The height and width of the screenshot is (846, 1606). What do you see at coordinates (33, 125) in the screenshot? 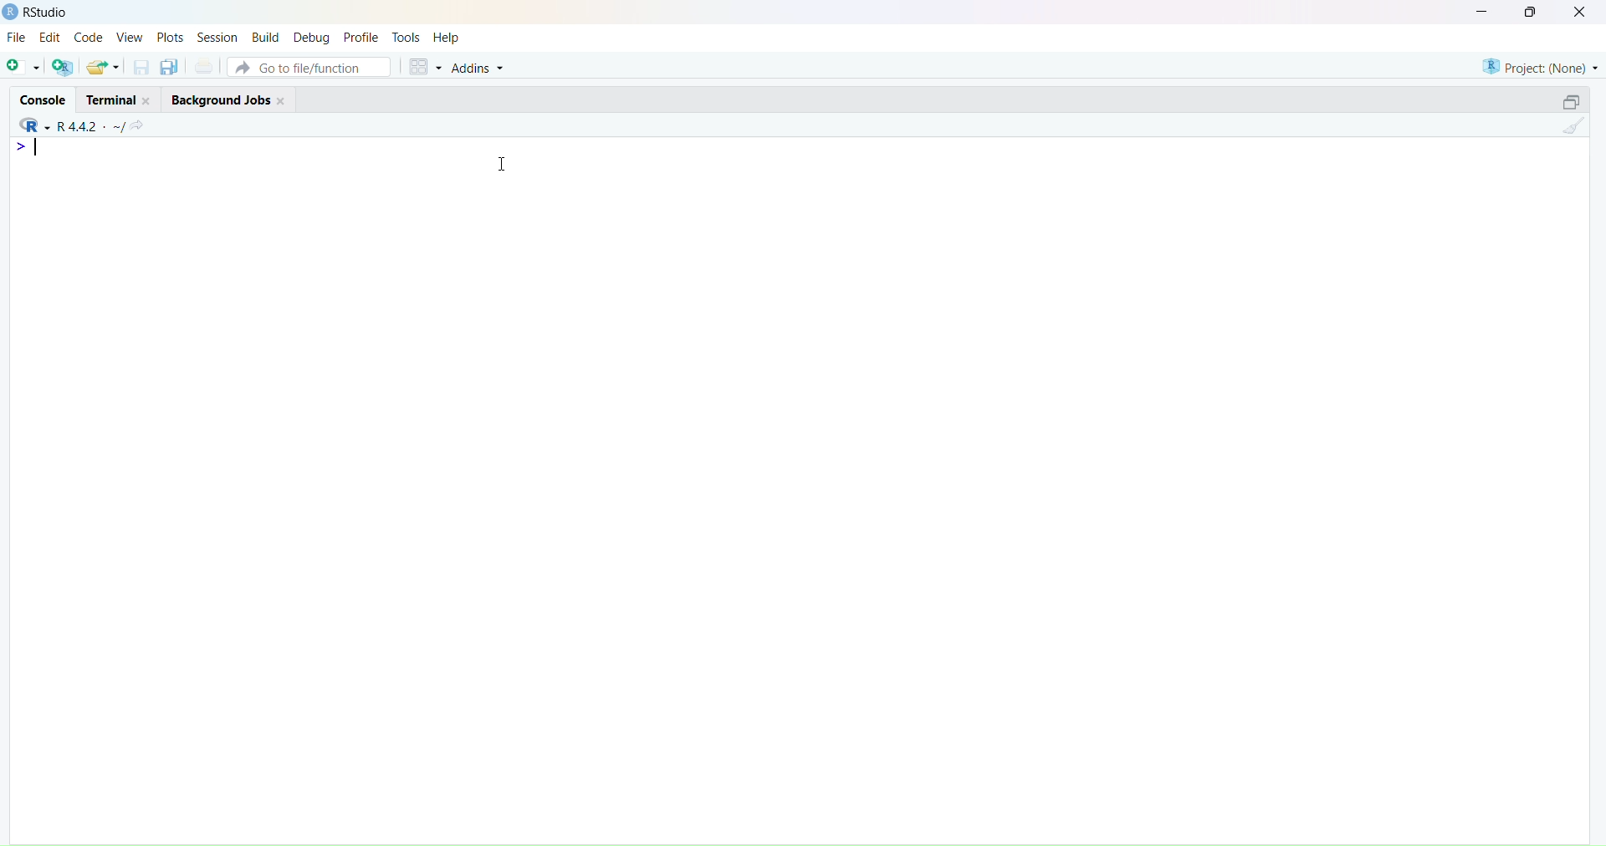
I see `R` at bounding box center [33, 125].